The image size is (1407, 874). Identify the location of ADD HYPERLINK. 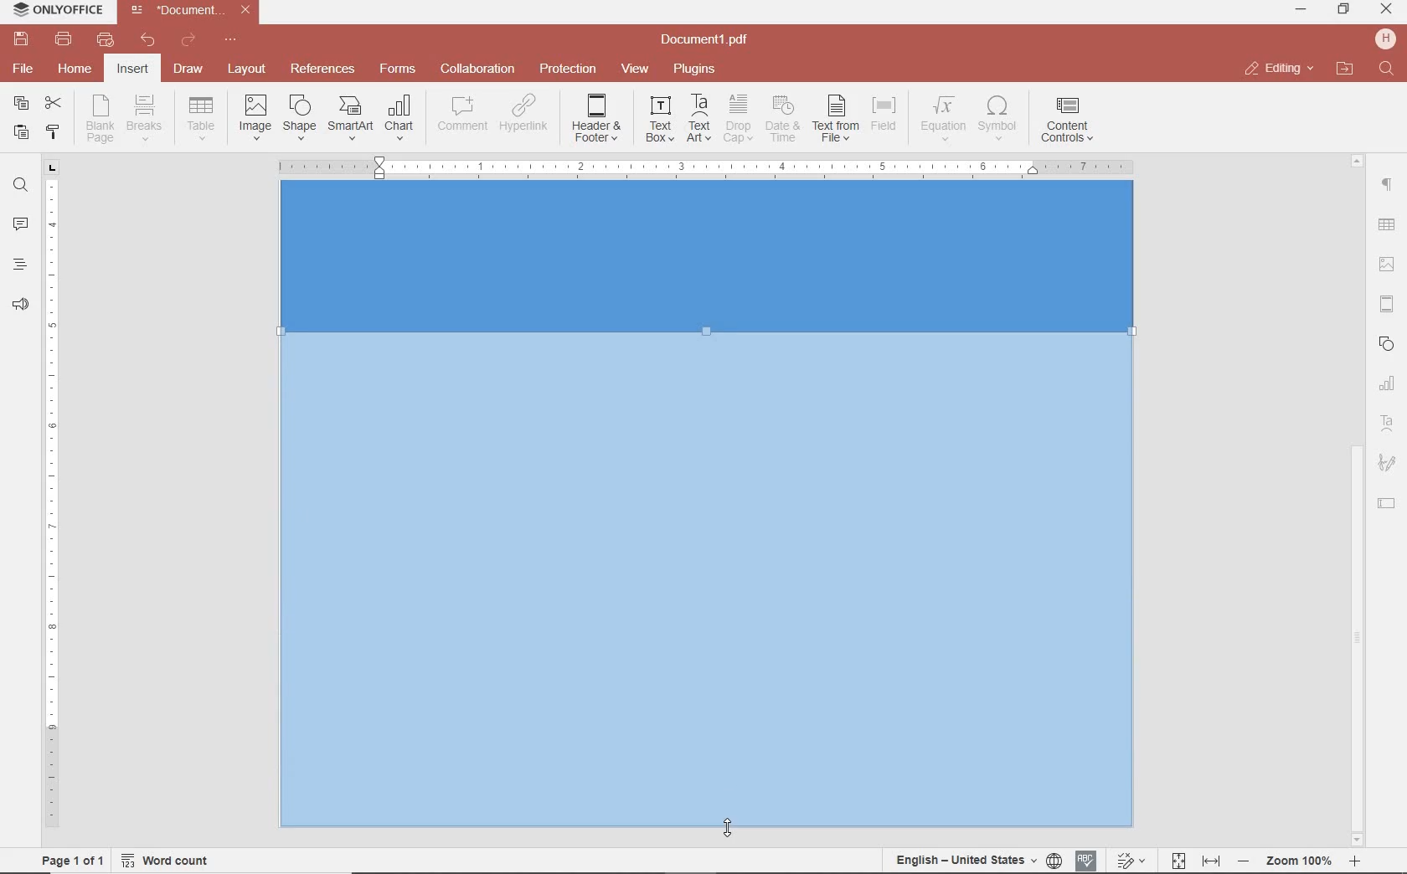
(525, 116).